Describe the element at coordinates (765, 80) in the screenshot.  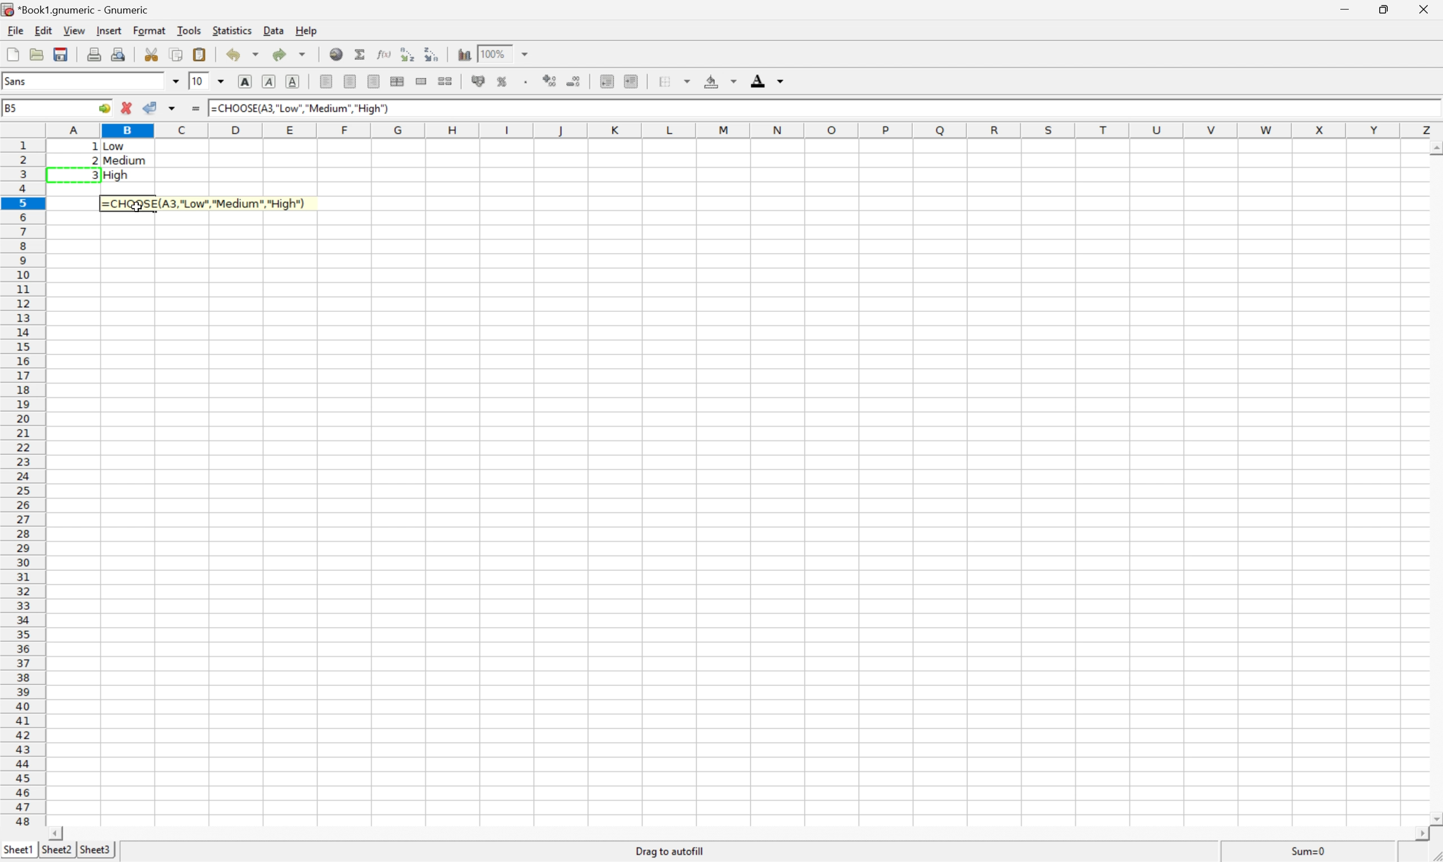
I see `Foreground` at that location.